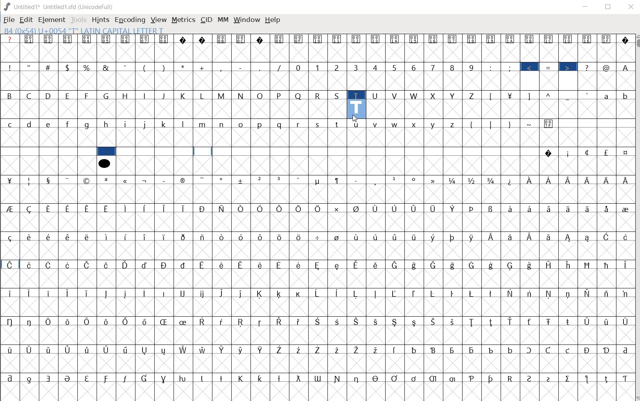 This screenshot has width=640, height=401. I want to click on Symbol, so click(241, 350).